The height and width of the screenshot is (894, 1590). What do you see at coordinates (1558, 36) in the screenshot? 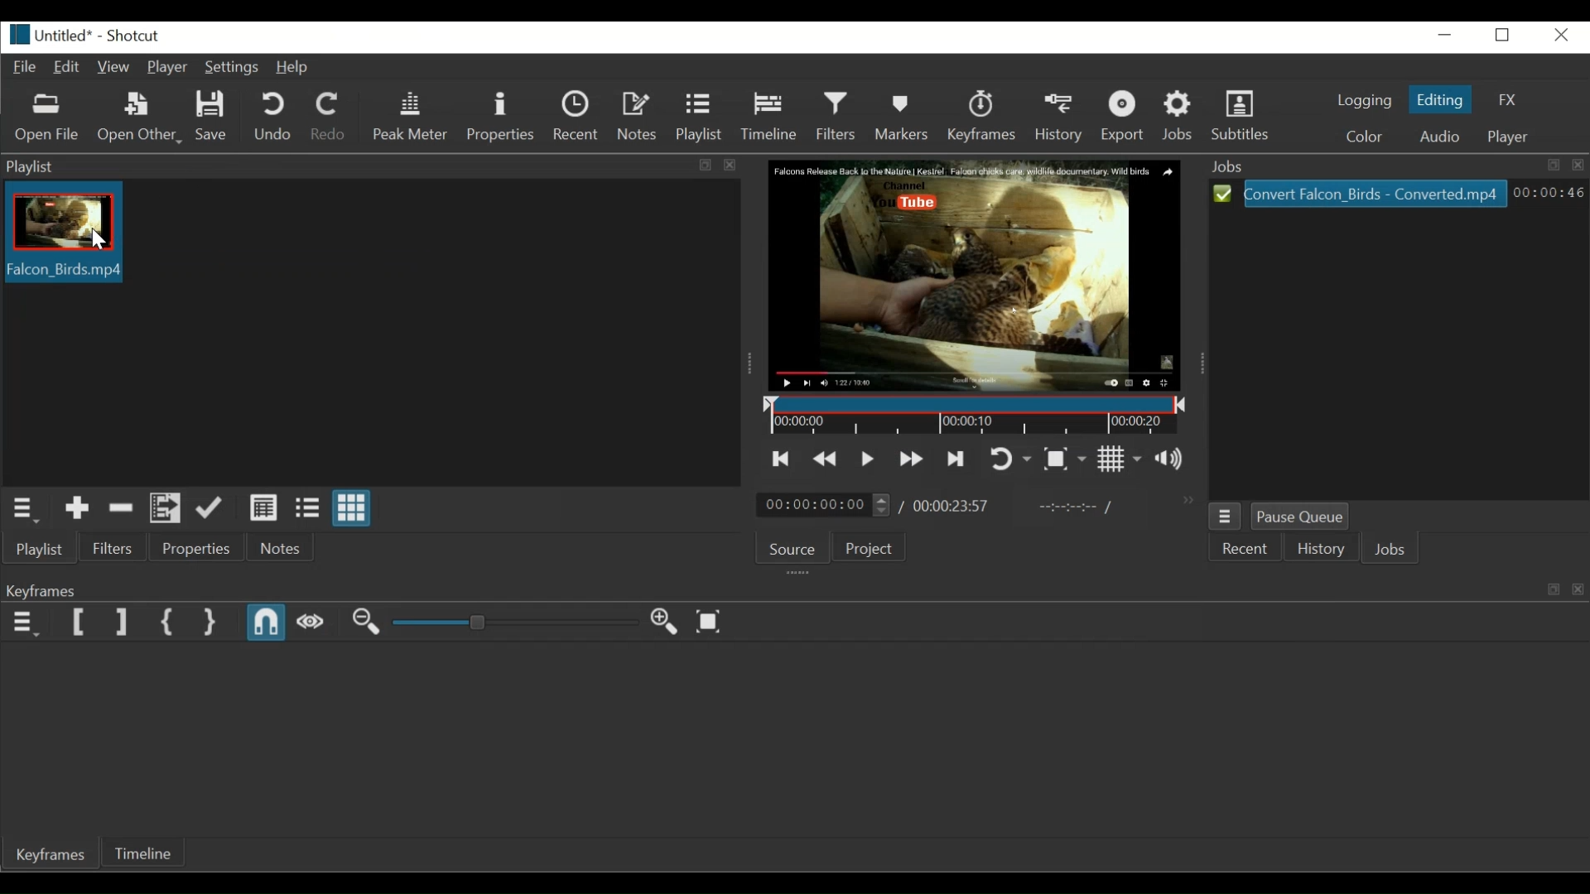
I see `Close` at bounding box center [1558, 36].